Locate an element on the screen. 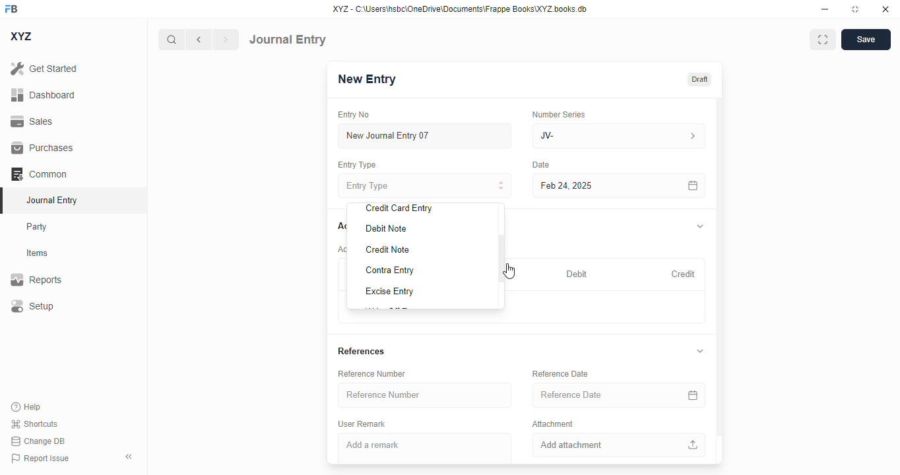  minimize is located at coordinates (825, 9).